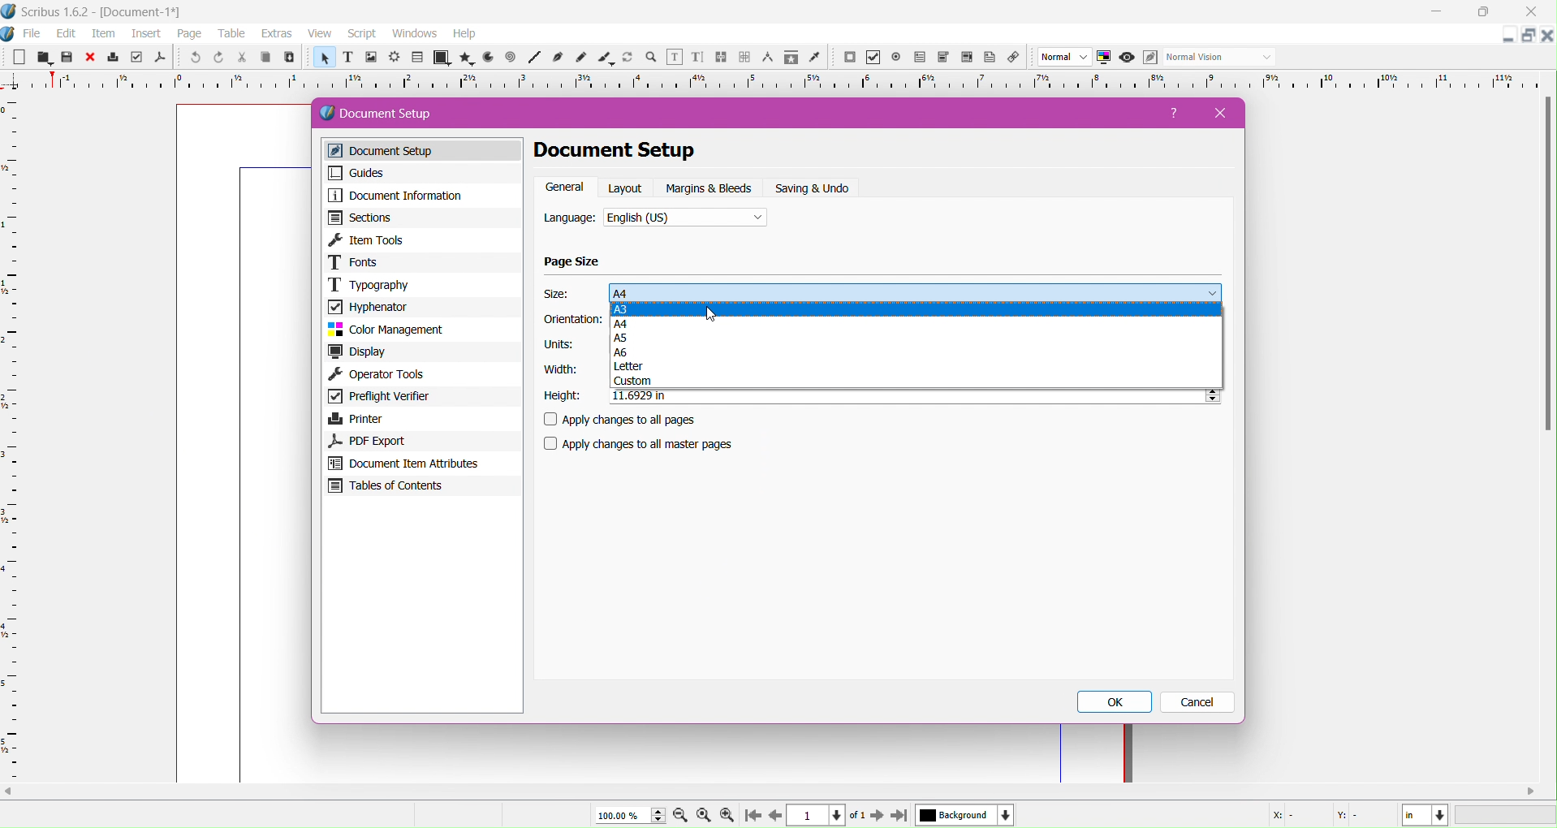 The width and height of the screenshot is (1557, 828). What do you see at coordinates (682, 817) in the screenshot?
I see `zoom out` at bounding box center [682, 817].